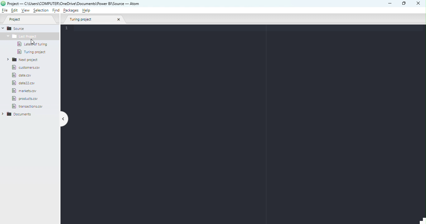  Describe the element at coordinates (25, 98) in the screenshot. I see `File` at that location.